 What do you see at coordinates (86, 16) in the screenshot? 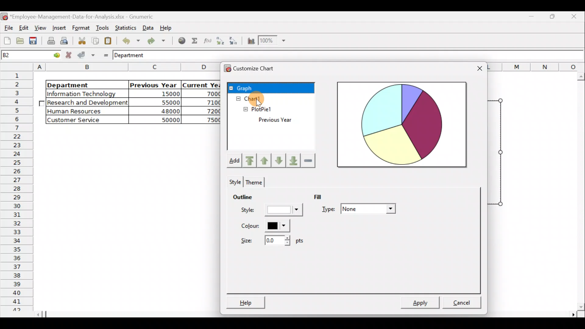
I see `Employee-Management-Data-for-Analysis.xlsx - Gnumeric` at bounding box center [86, 16].